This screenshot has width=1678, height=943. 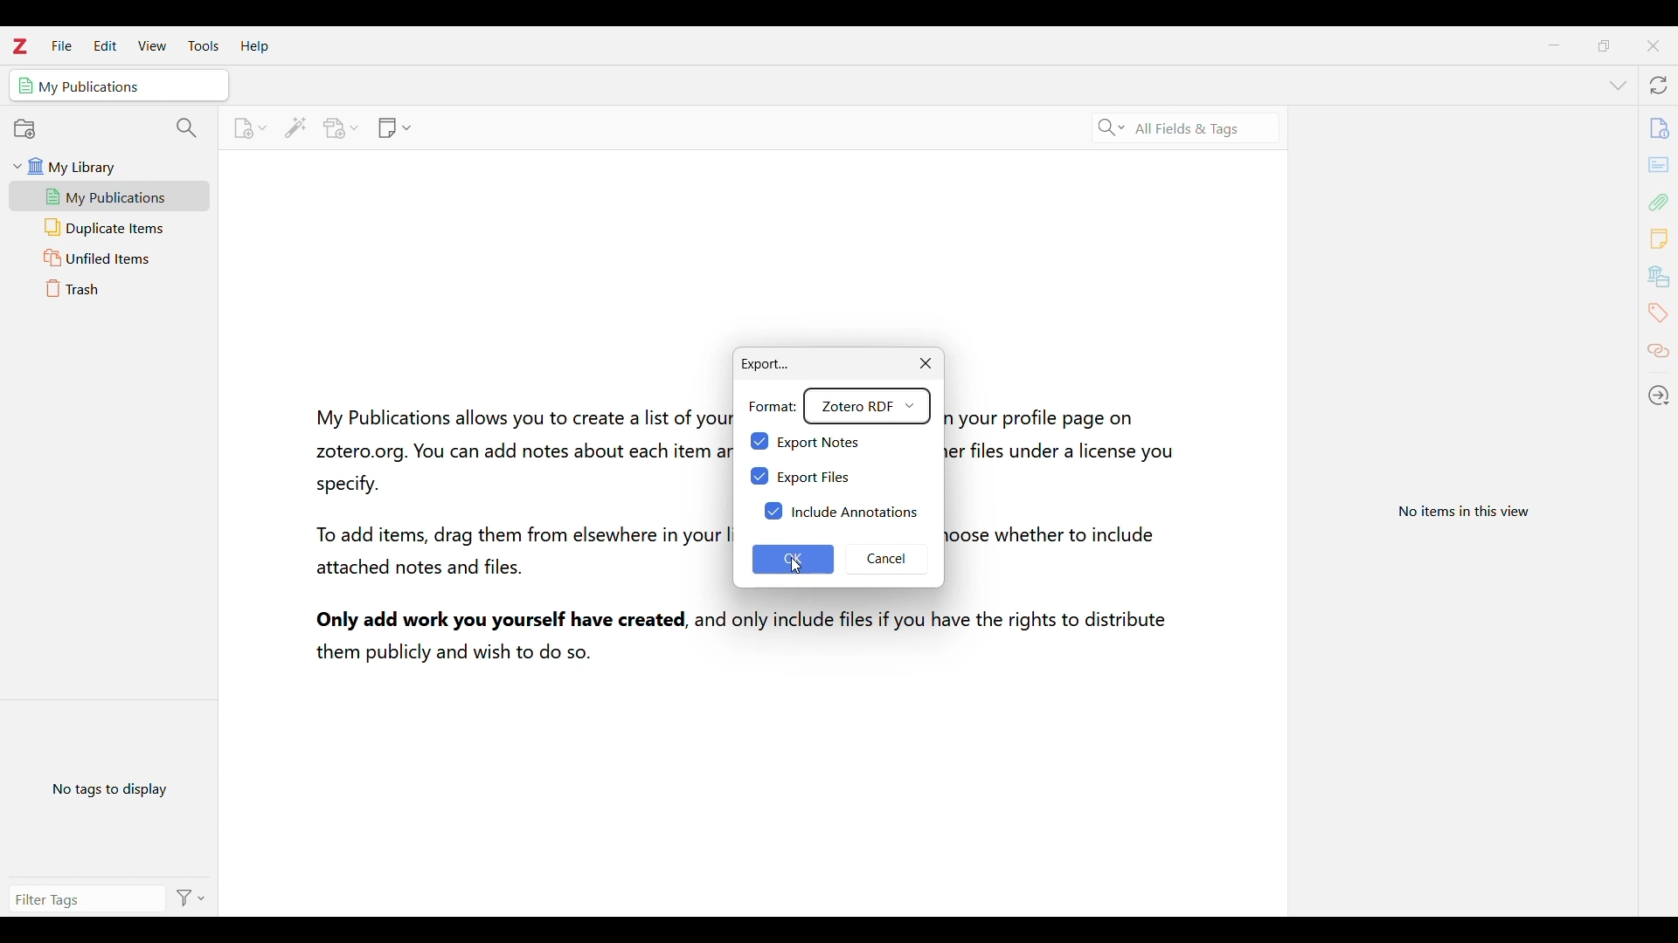 I want to click on Minimize, so click(x=1554, y=45).